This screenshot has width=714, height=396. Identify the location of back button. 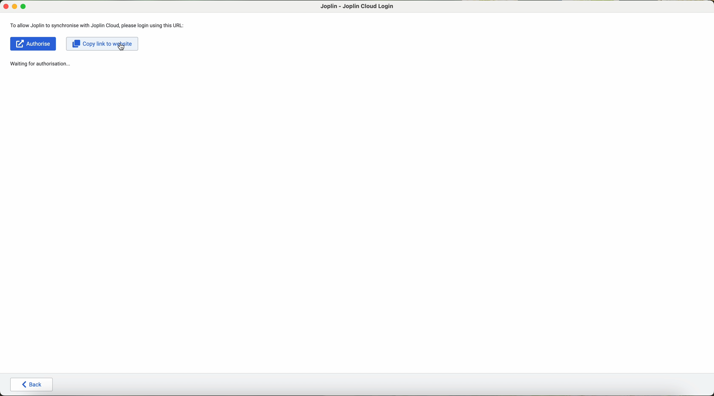
(31, 385).